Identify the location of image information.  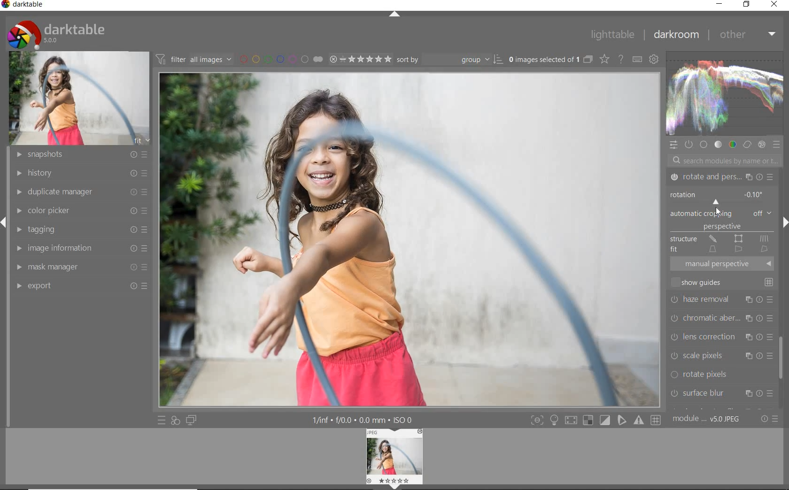
(81, 249).